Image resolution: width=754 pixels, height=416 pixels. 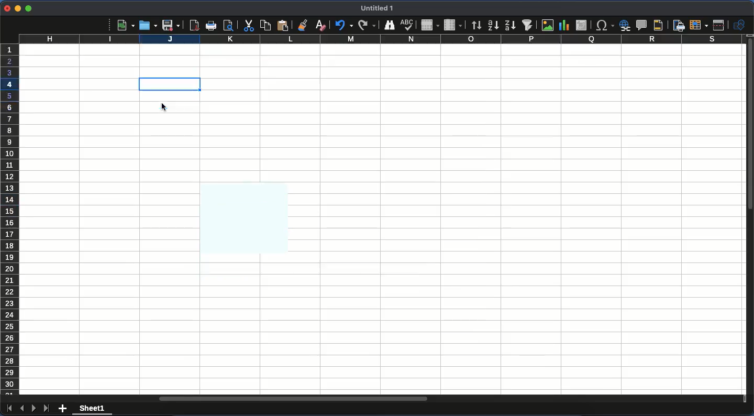 What do you see at coordinates (324, 25) in the screenshot?
I see `clear formatting` at bounding box center [324, 25].